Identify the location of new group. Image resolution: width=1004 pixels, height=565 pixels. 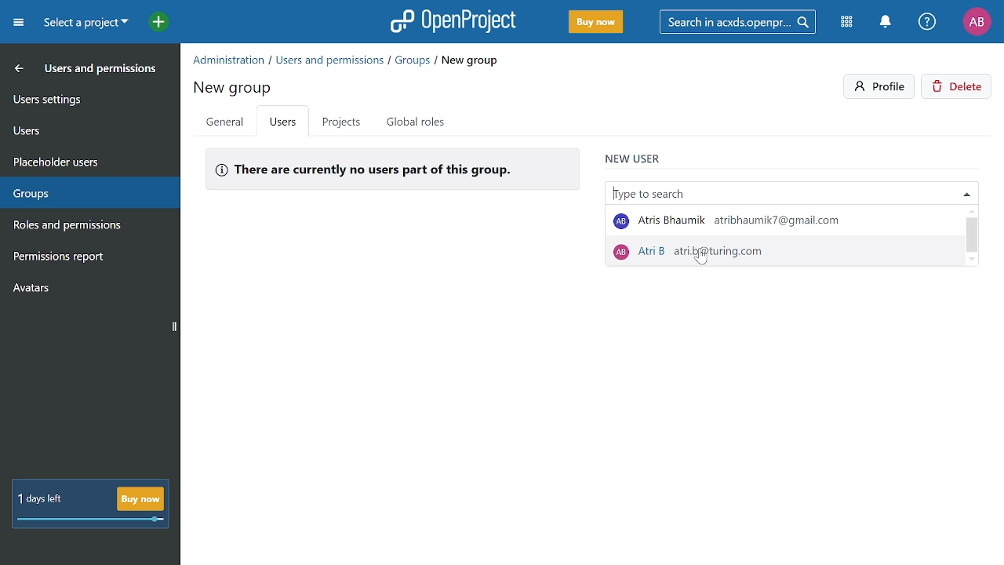
(235, 86).